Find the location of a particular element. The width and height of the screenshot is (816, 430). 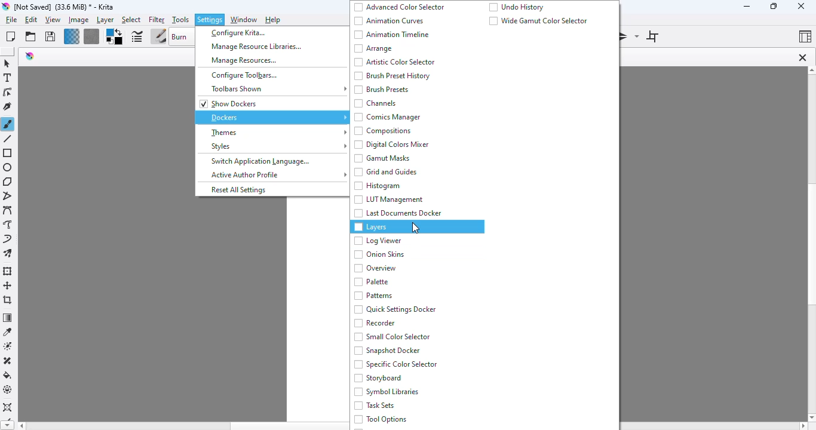

arrange is located at coordinates (373, 48).